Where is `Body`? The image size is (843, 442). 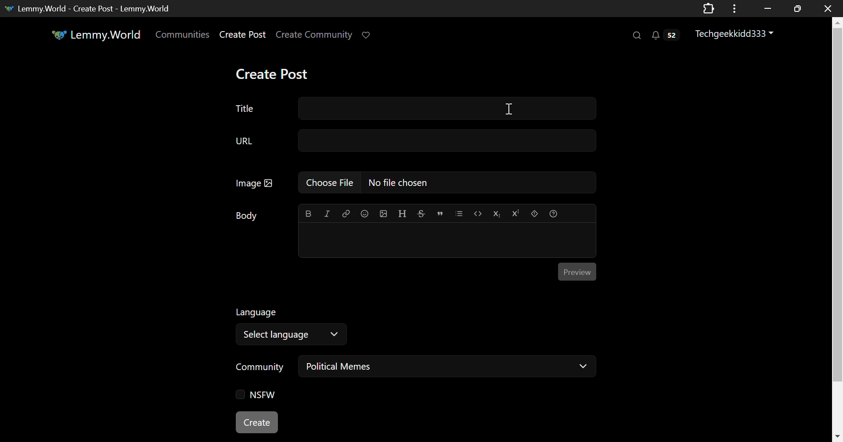 Body is located at coordinates (246, 215).